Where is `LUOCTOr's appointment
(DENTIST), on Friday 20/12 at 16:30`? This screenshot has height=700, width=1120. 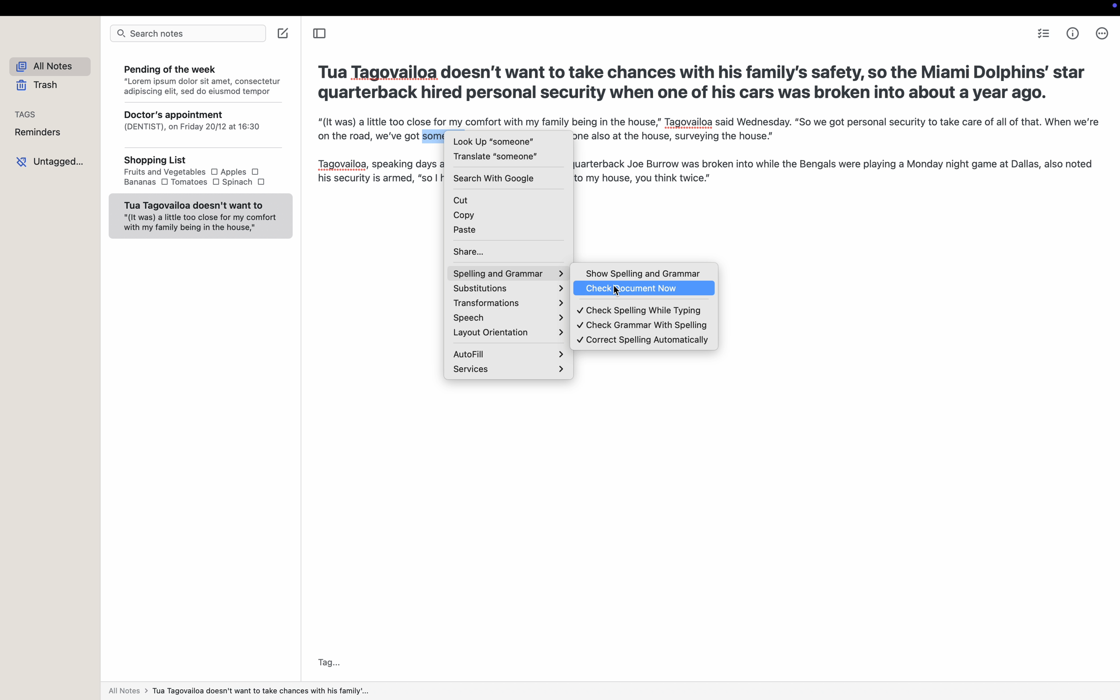 LUOCTOr's appointment
(DENTIST), on Friday 20/12 at 16:30 is located at coordinates (199, 127).